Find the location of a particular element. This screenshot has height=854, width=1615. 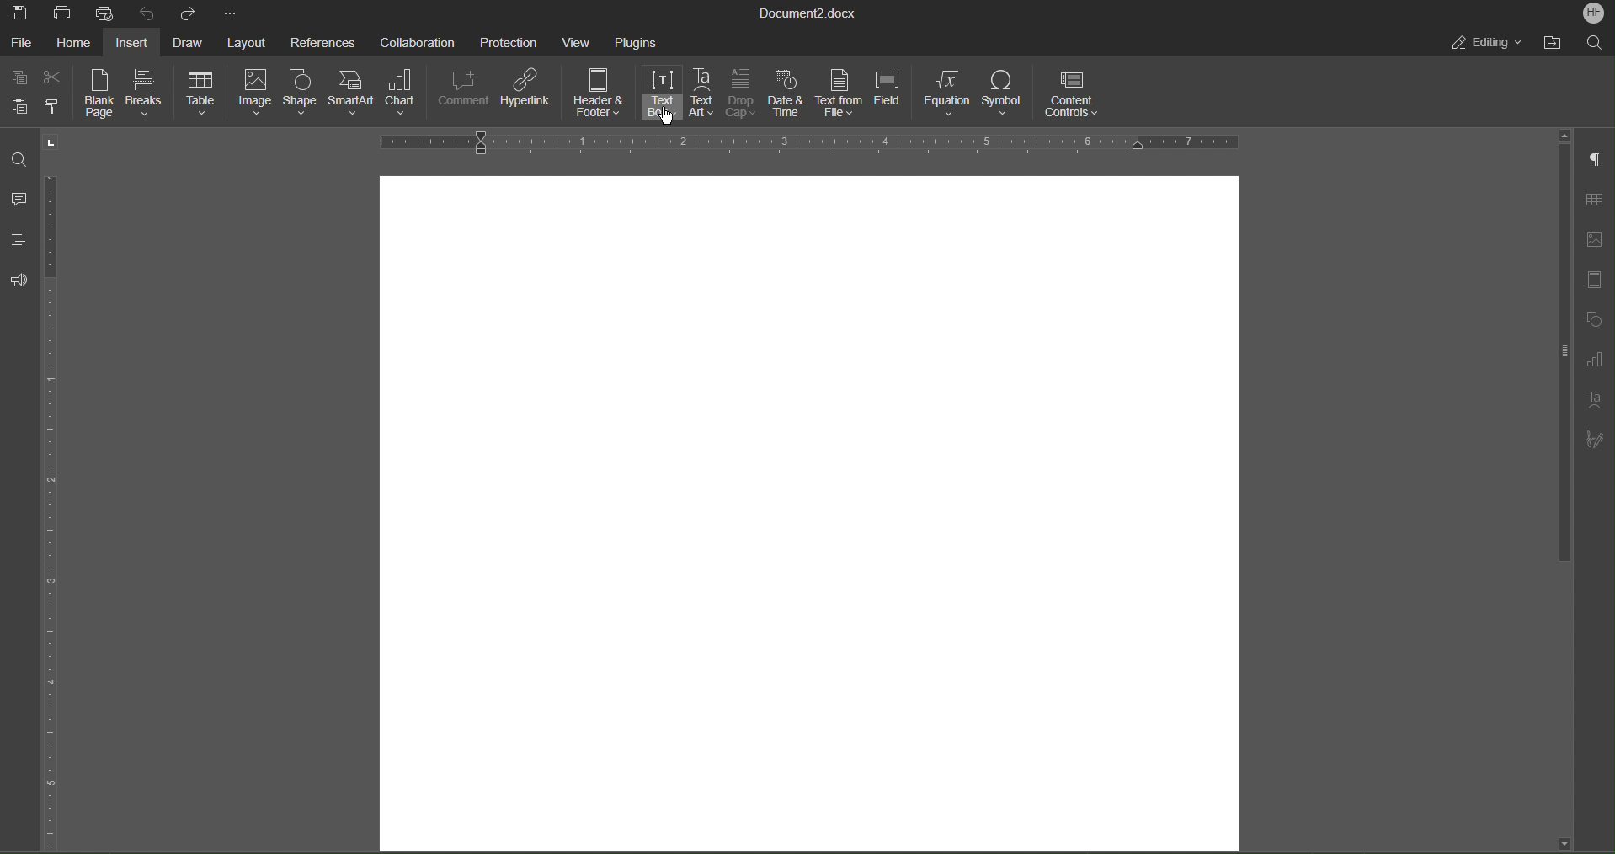

Account is located at coordinates (1594, 14).